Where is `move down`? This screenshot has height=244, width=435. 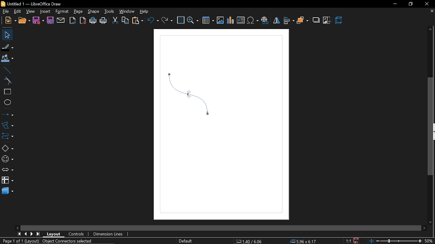 move down is located at coordinates (431, 221).